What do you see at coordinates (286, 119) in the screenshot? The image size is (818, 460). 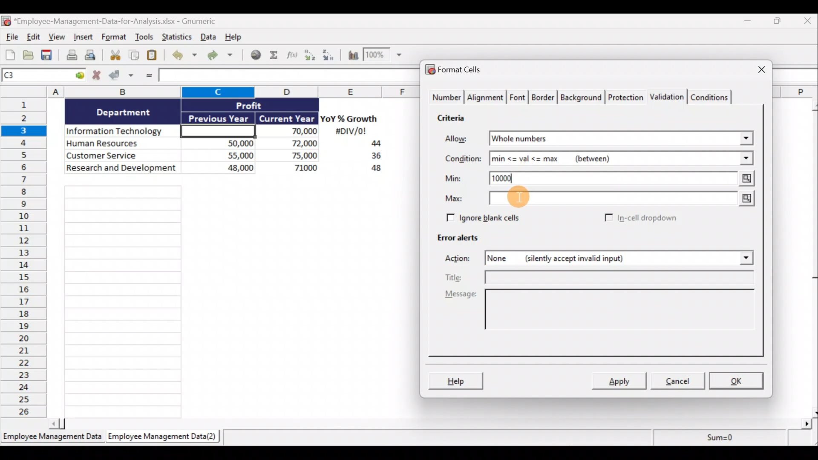 I see `Current Year` at bounding box center [286, 119].